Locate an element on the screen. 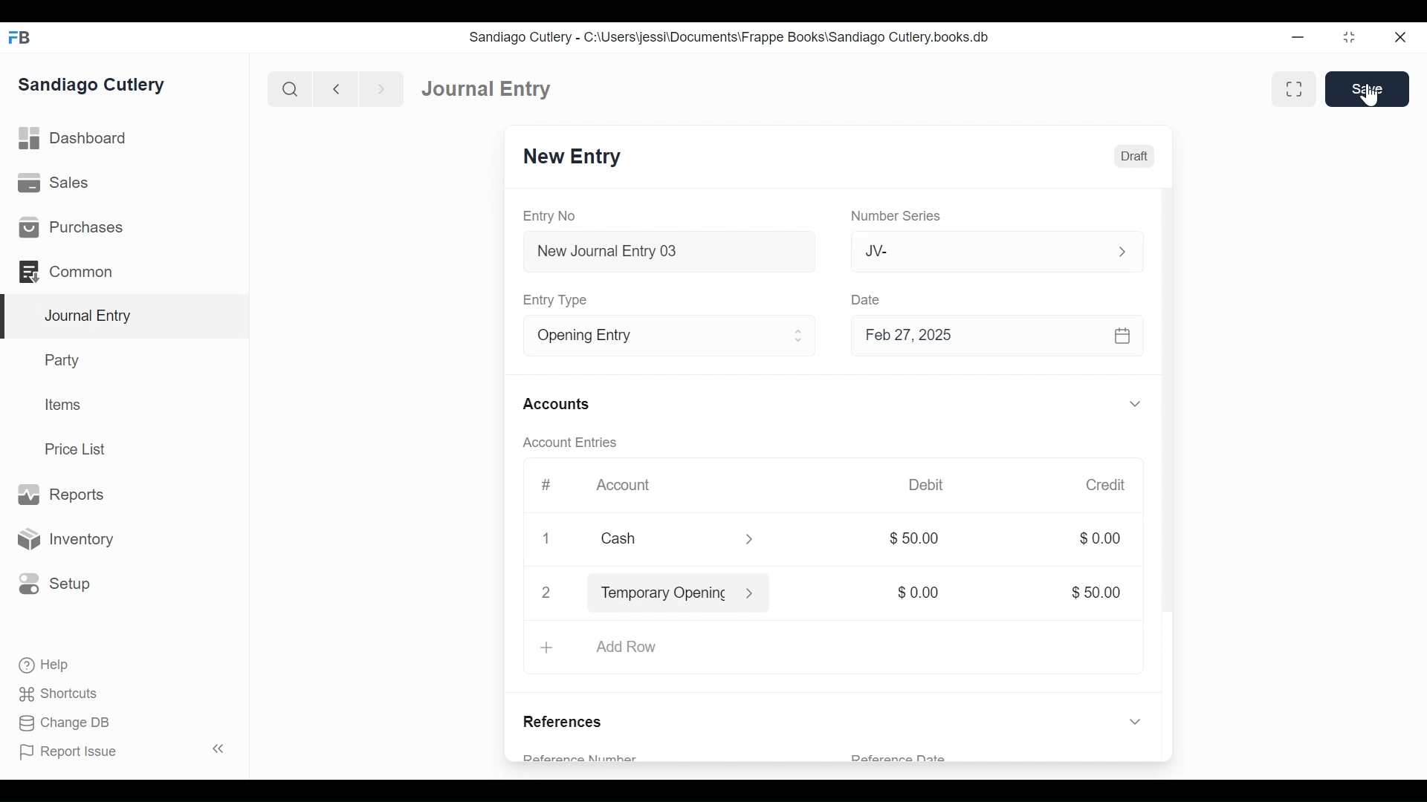 Image resolution: width=1427 pixels, height=802 pixels. Price List is located at coordinates (78, 449).